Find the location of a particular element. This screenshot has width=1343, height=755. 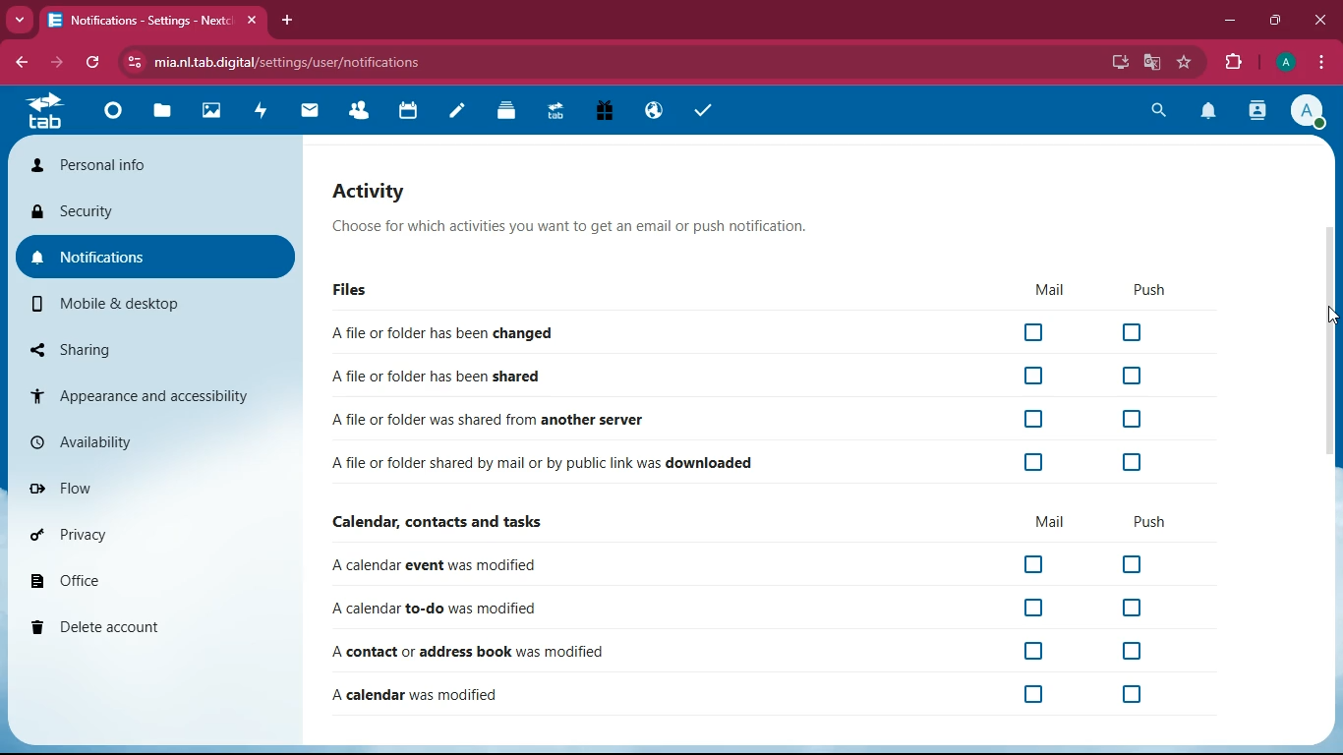

mail is located at coordinates (1050, 291).